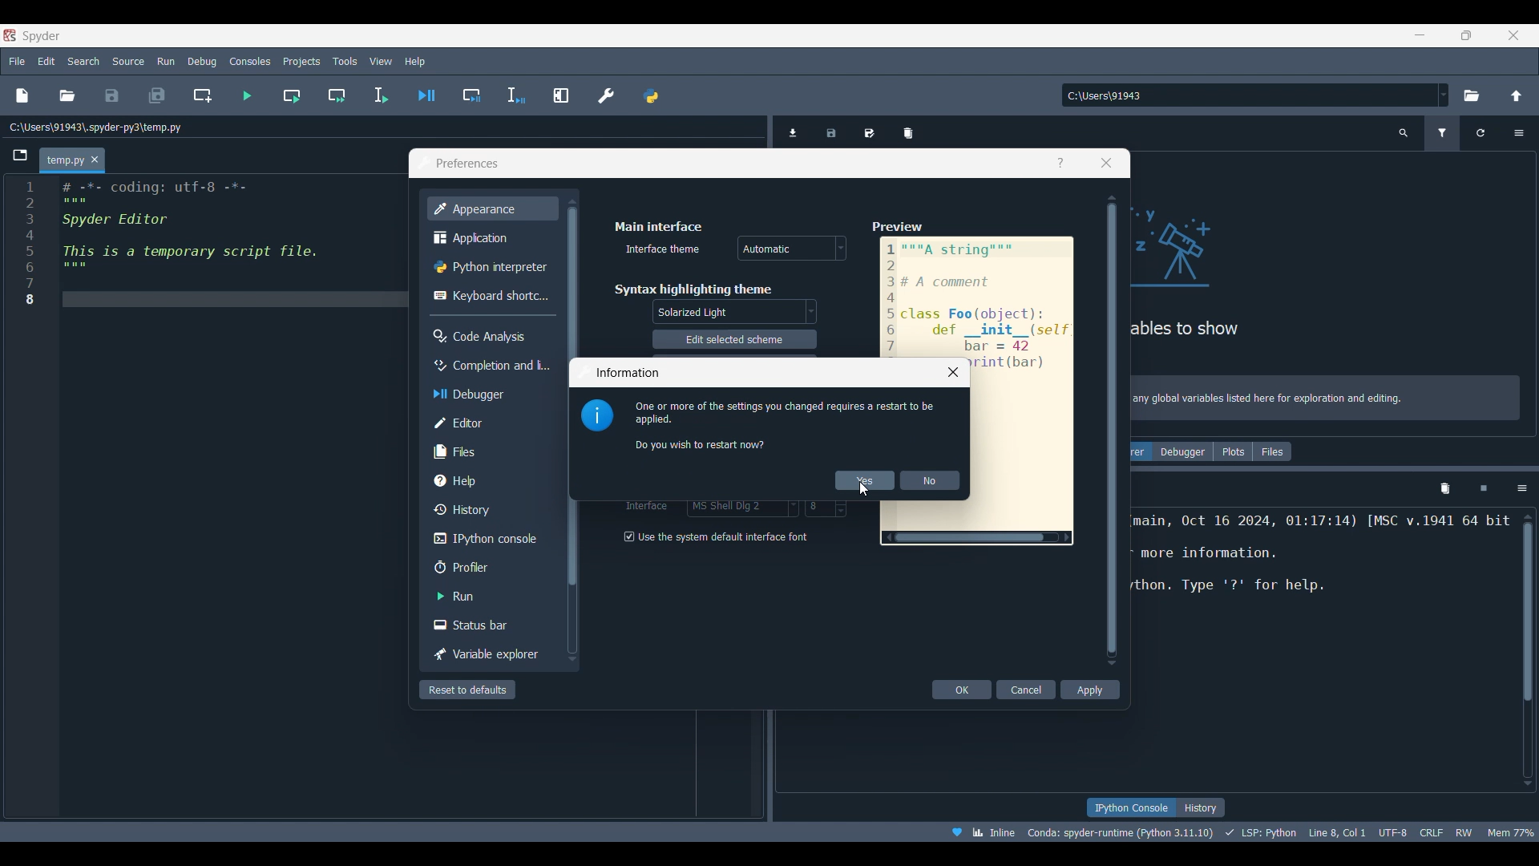 The width and height of the screenshot is (1539, 866). I want to click on Browse tabs, so click(20, 156).